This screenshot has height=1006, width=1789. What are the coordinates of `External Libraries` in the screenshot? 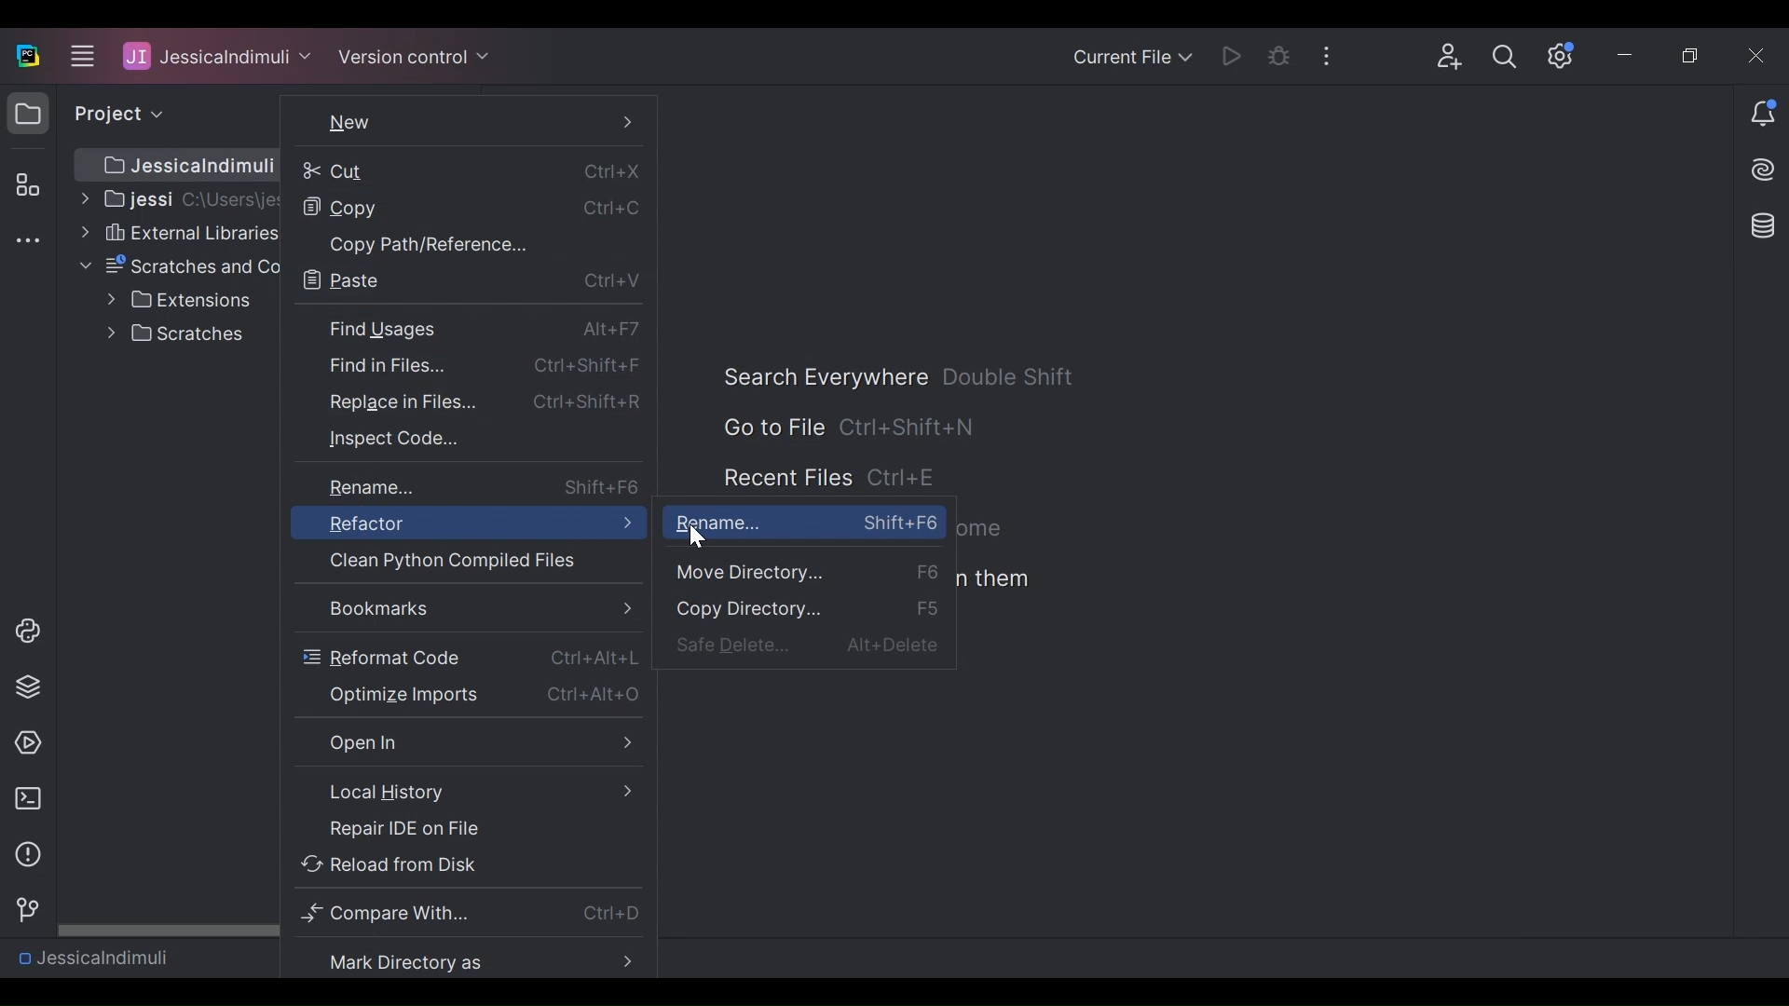 It's located at (178, 232).